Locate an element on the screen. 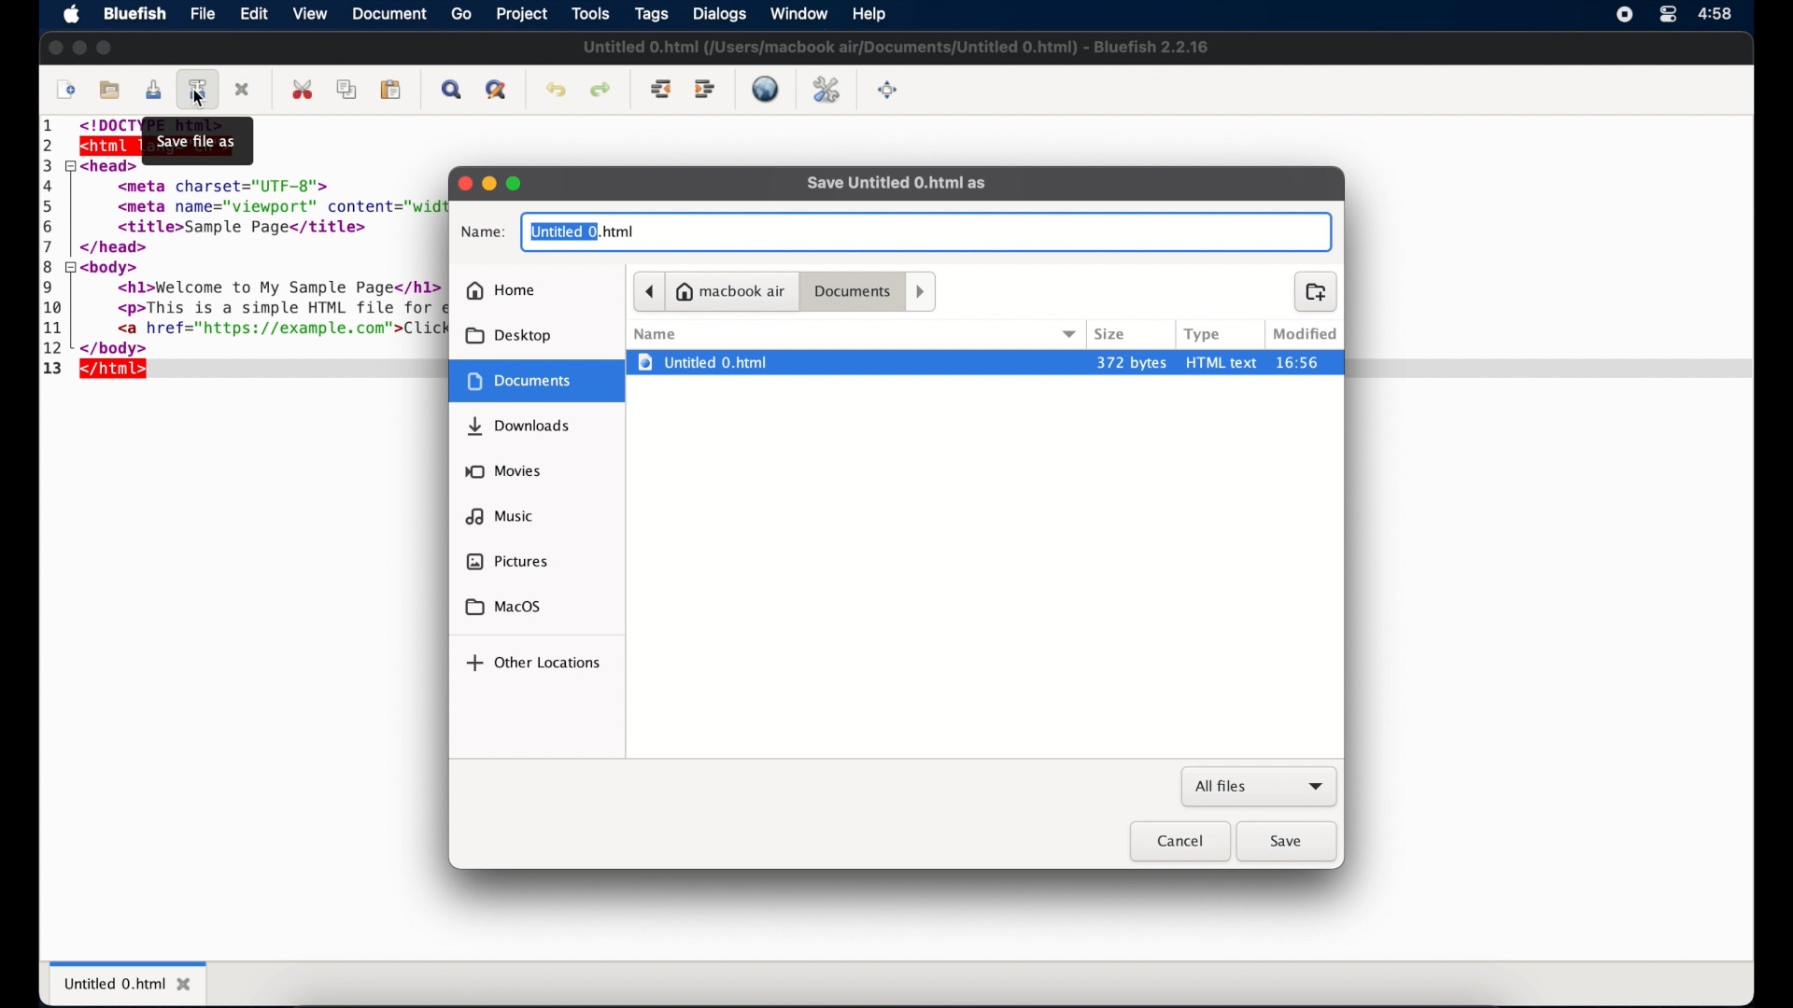 The height and width of the screenshot is (1008, 1793). unindent is located at coordinates (662, 89).